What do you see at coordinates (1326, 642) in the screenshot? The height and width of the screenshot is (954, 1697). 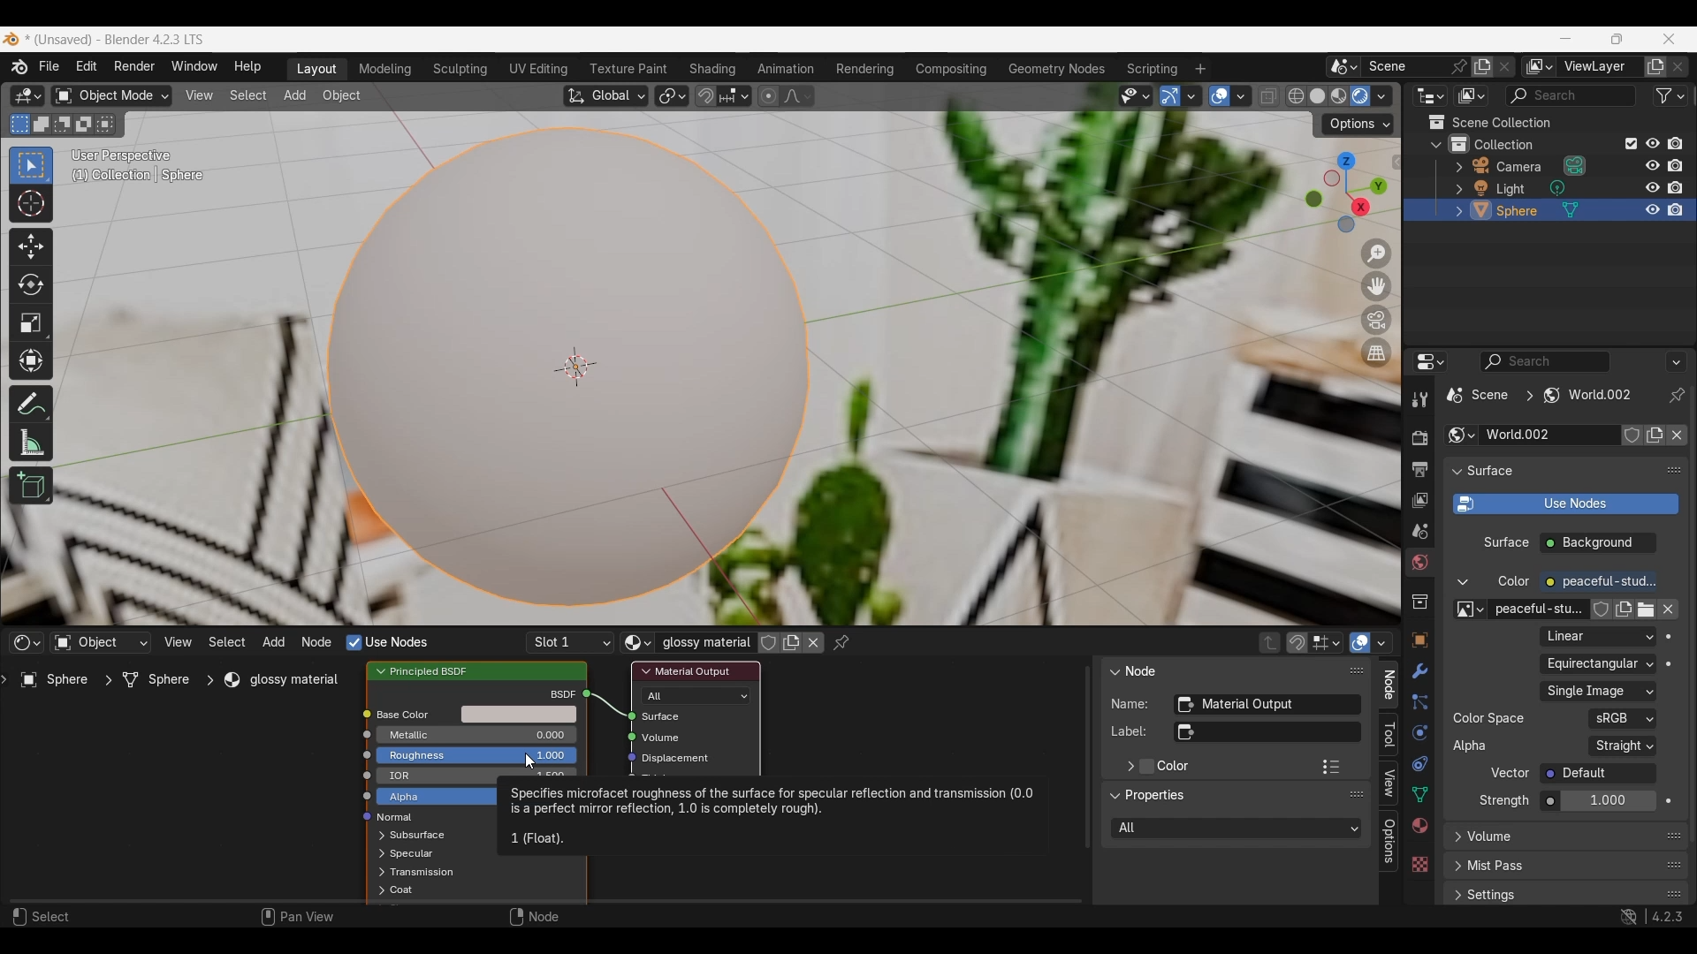 I see `Stop node element` at bounding box center [1326, 642].